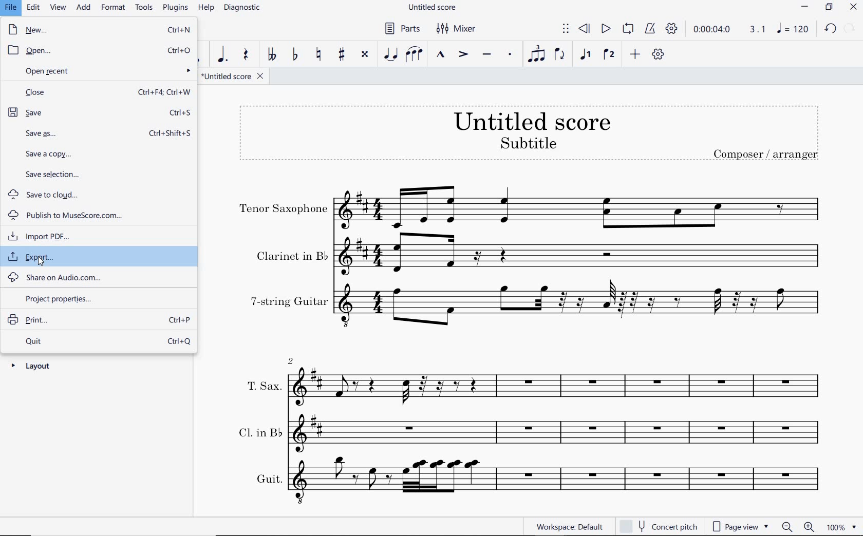  What do you see at coordinates (636, 54) in the screenshot?
I see `ADD` at bounding box center [636, 54].